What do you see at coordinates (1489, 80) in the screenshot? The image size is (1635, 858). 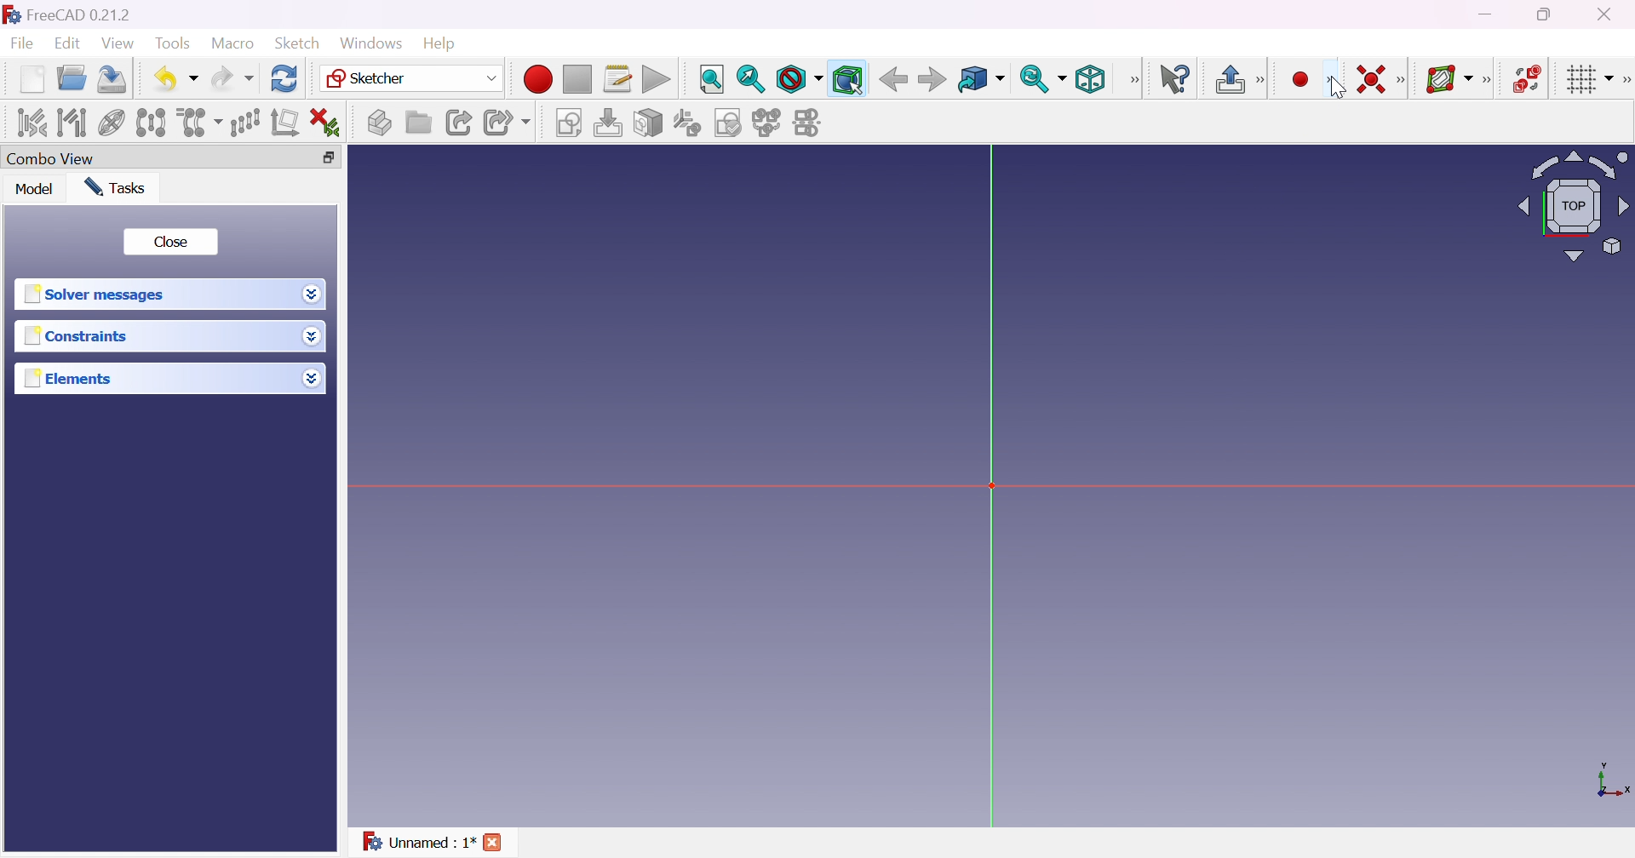 I see `[Sketcher B-spline tools]` at bounding box center [1489, 80].